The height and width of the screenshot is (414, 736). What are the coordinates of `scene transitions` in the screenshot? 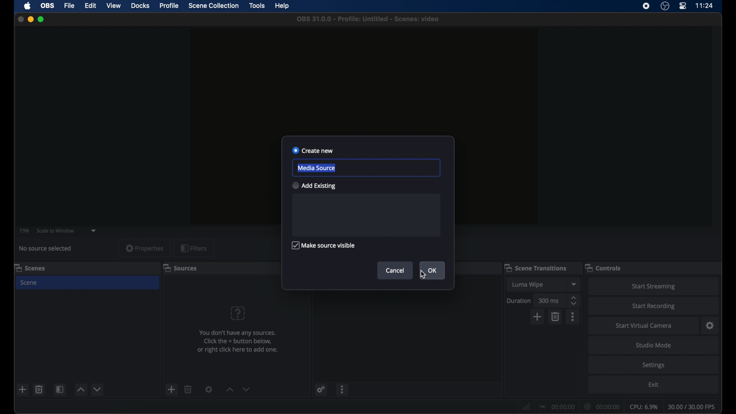 It's located at (536, 268).